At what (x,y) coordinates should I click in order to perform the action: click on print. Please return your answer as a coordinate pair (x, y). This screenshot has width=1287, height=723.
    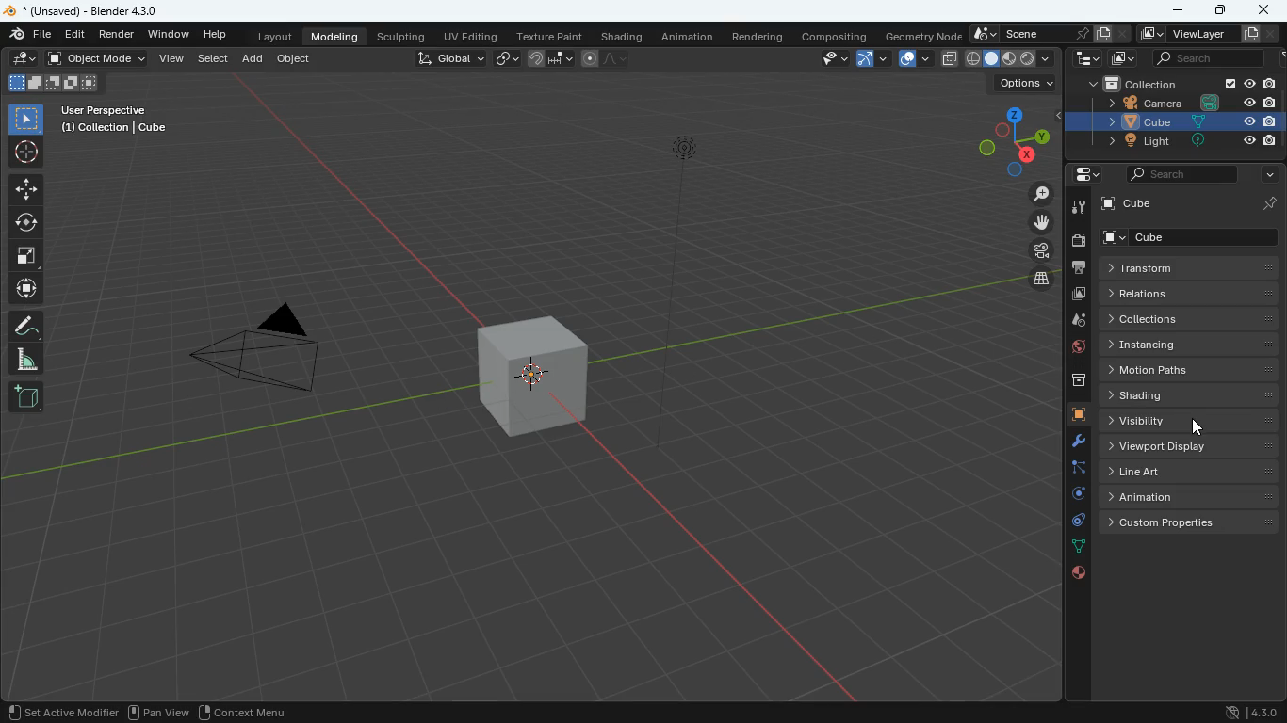
    Looking at the image, I should click on (1078, 267).